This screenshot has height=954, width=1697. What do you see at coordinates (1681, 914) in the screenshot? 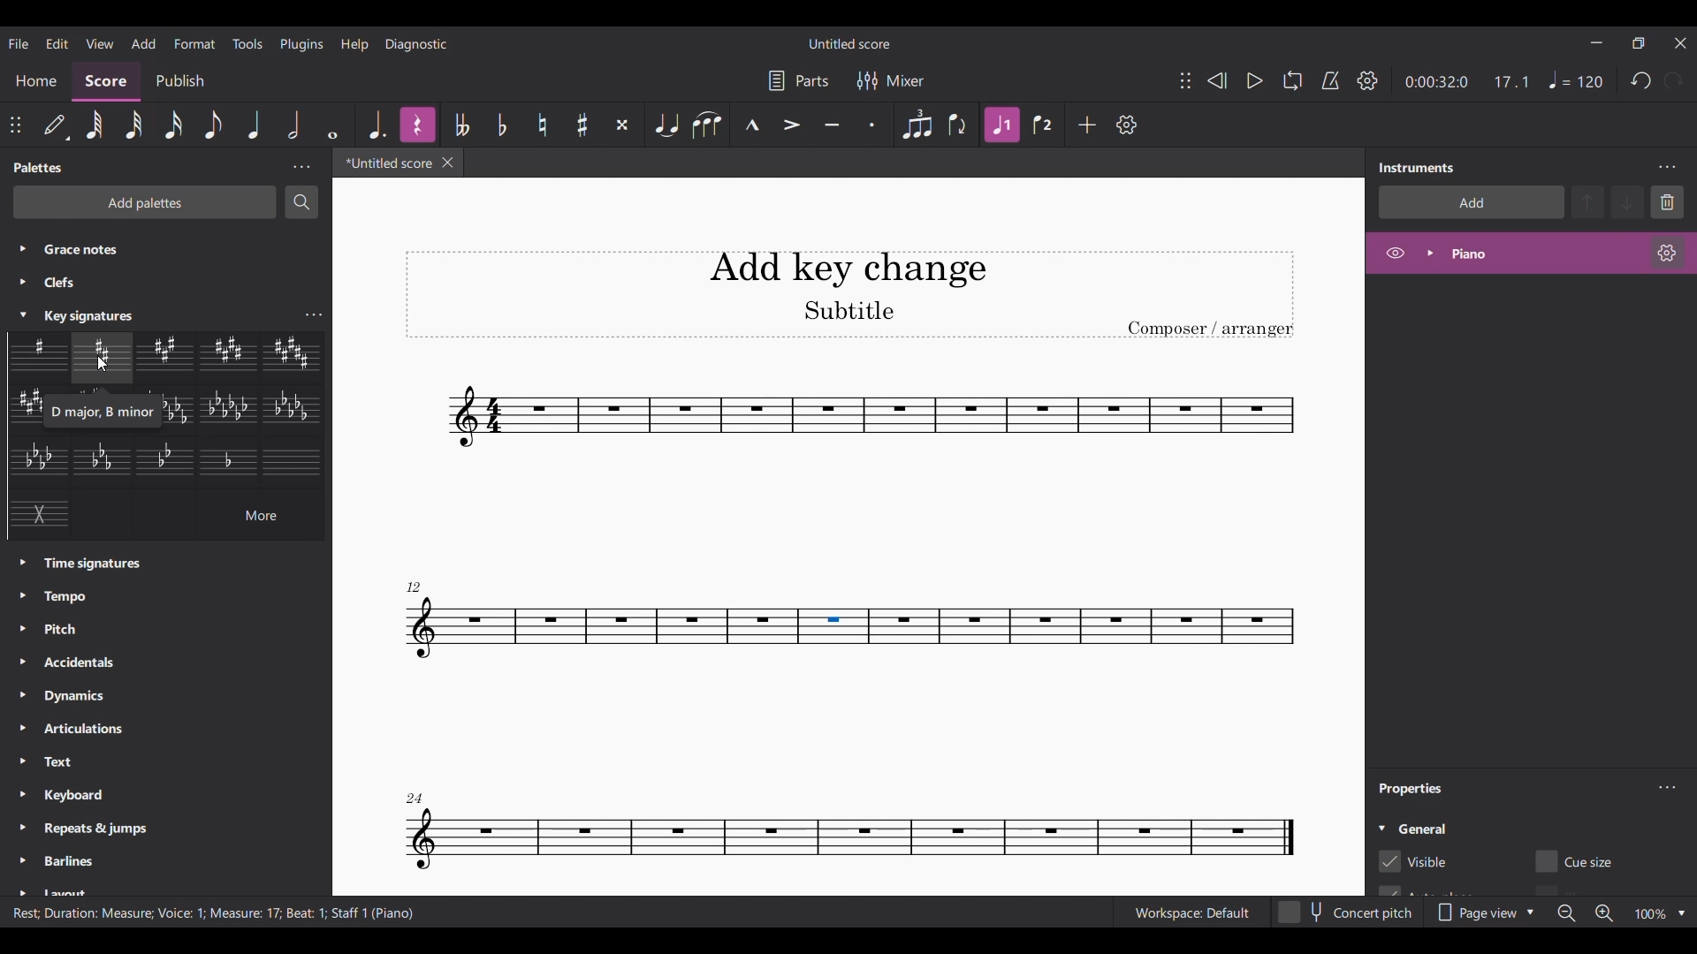
I see `Zoom factor options` at bounding box center [1681, 914].